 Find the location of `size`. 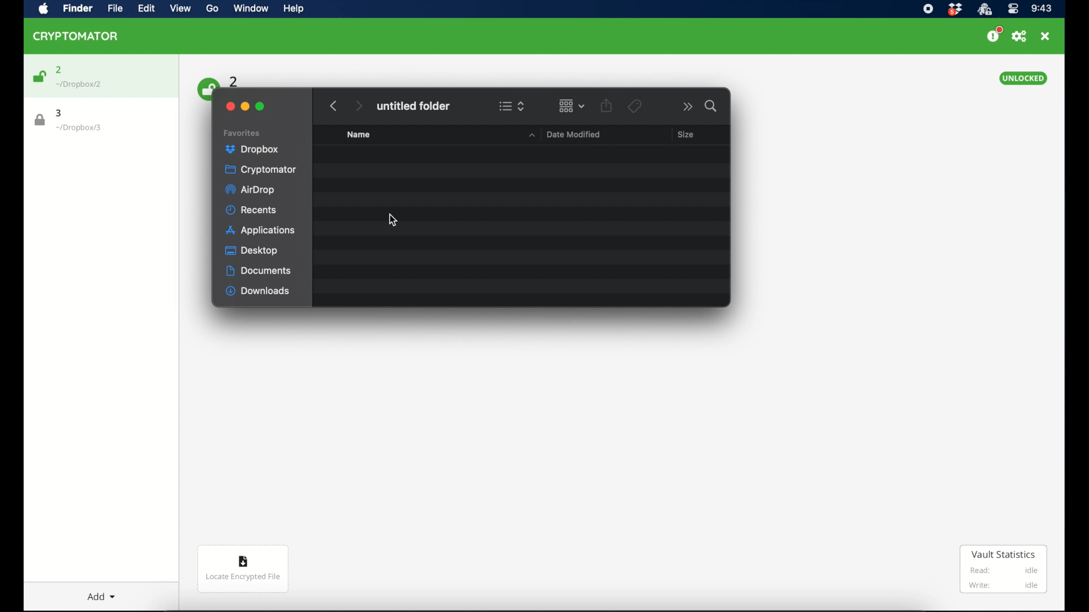

size is located at coordinates (685, 134).